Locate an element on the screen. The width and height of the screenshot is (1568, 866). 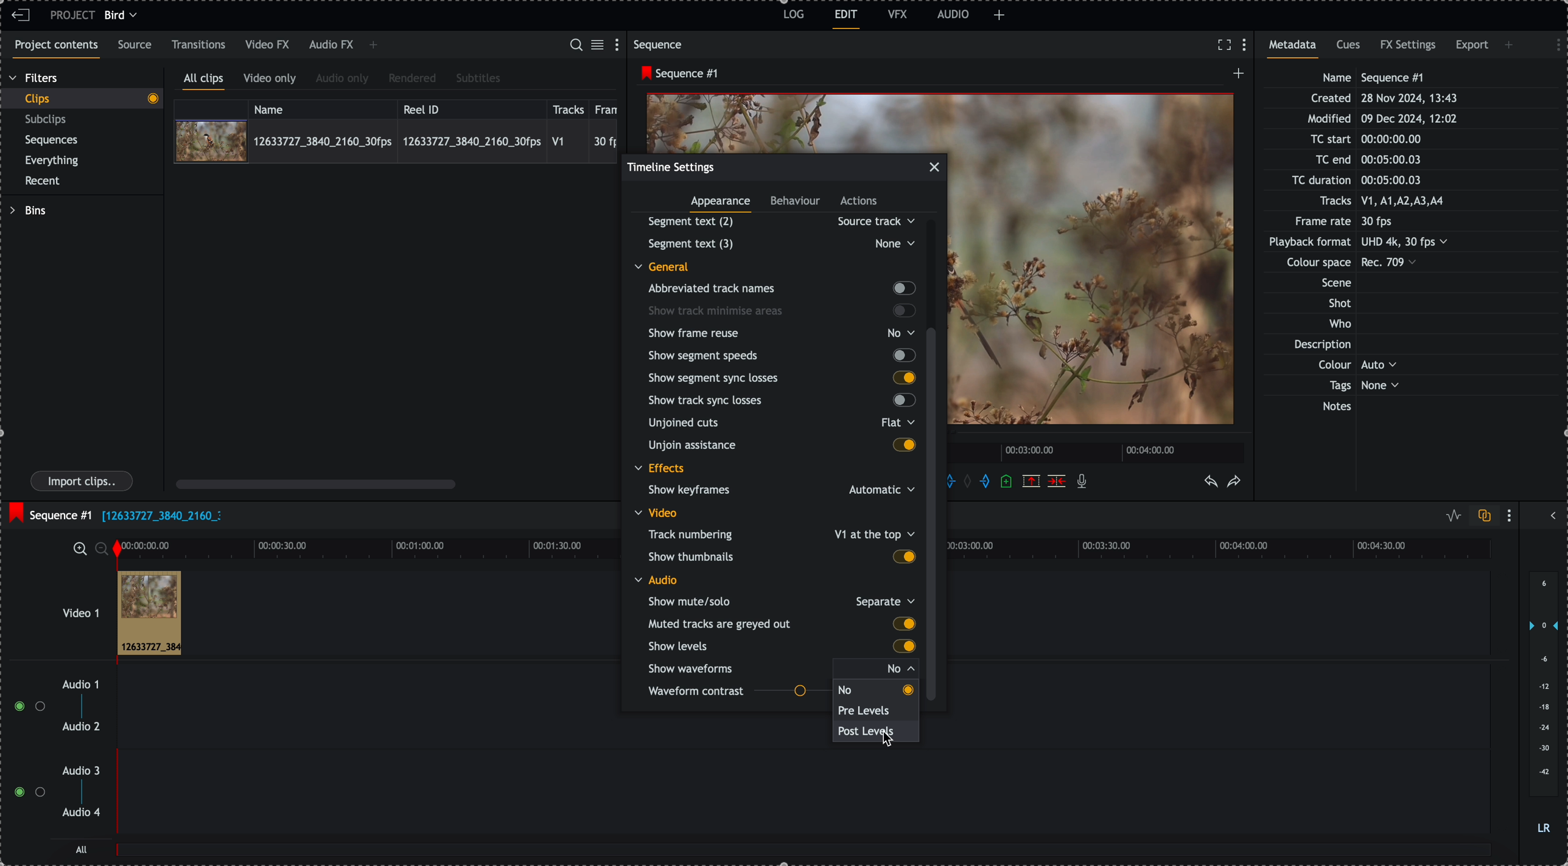
show settings menu is located at coordinates (620, 44).